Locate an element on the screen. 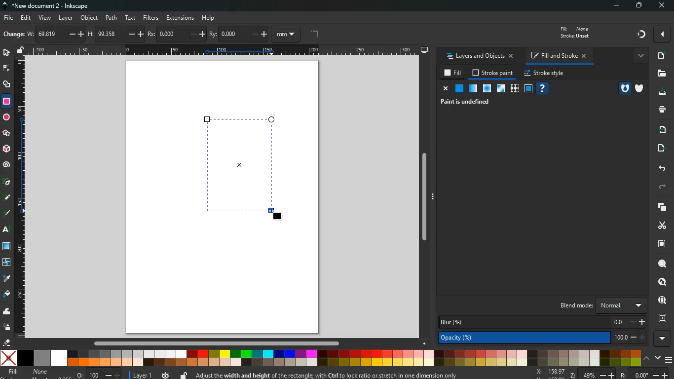 The image size is (674, 379). extensions is located at coordinates (180, 18).